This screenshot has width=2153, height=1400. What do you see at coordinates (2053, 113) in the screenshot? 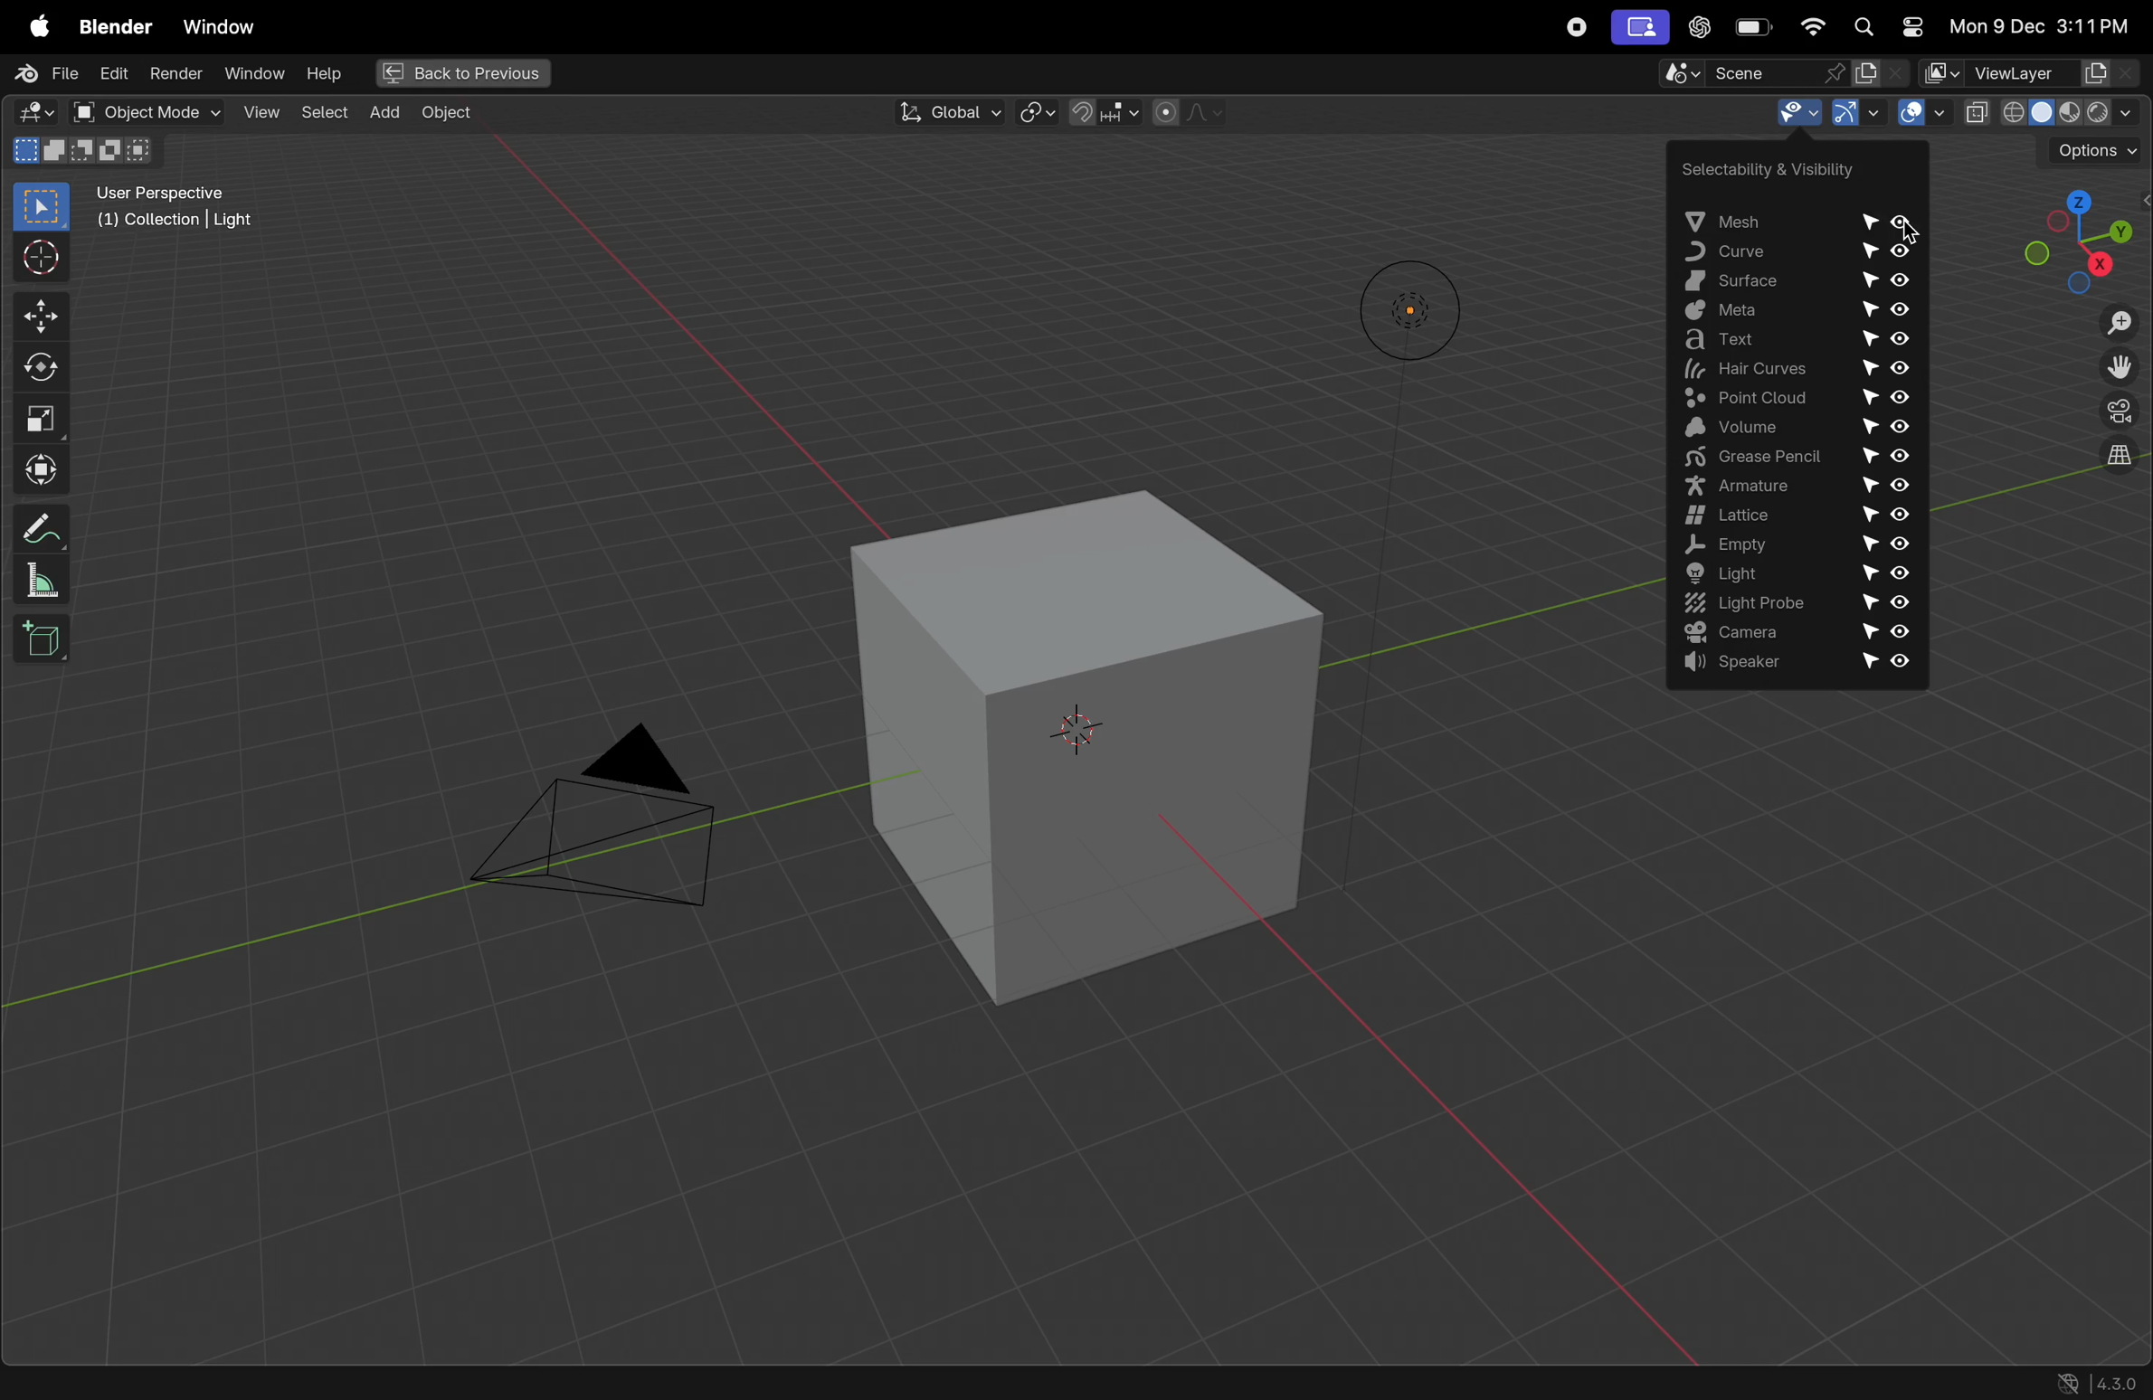
I see `view shading` at bounding box center [2053, 113].